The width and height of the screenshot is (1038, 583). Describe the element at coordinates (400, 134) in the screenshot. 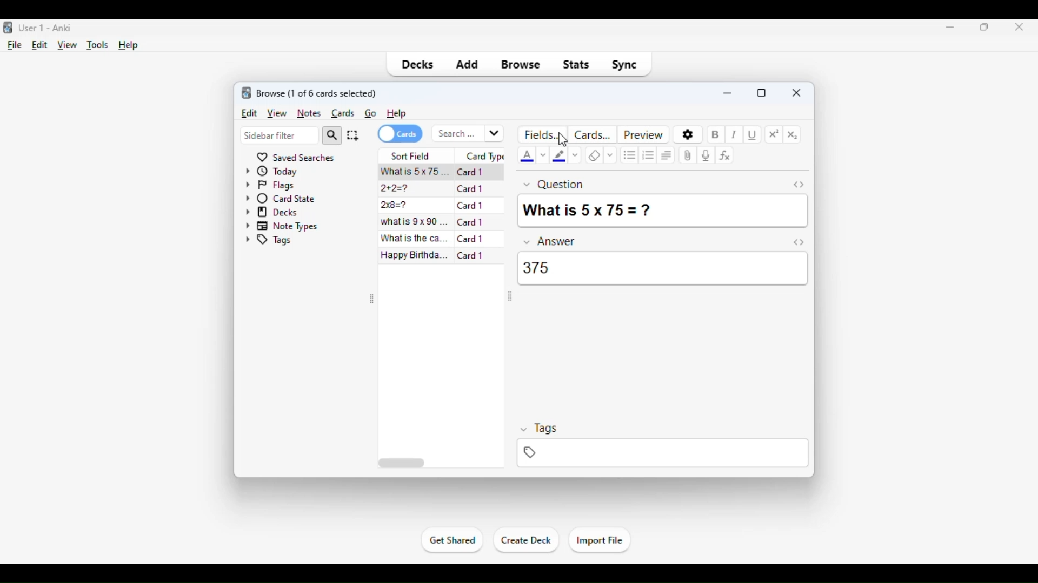

I see `cards` at that location.